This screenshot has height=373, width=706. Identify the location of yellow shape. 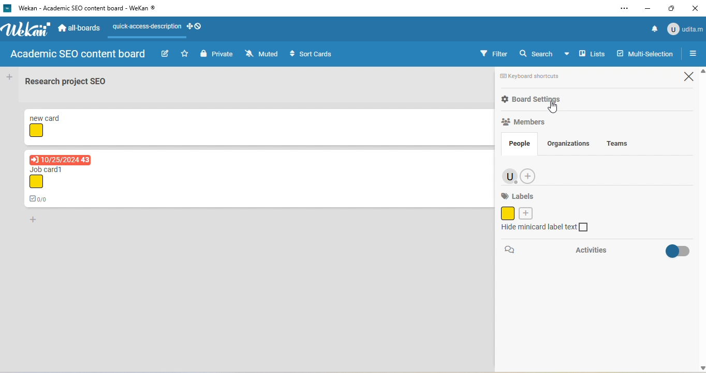
(37, 182).